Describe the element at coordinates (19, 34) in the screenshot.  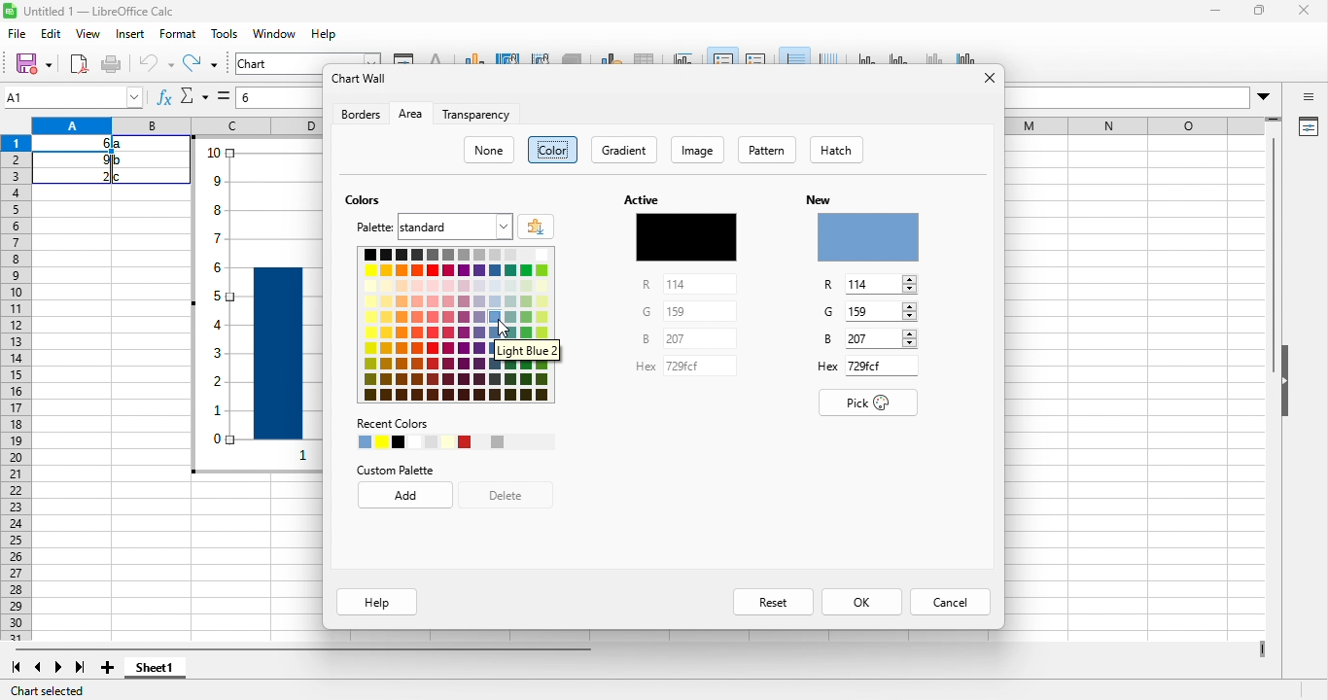
I see `file` at that location.